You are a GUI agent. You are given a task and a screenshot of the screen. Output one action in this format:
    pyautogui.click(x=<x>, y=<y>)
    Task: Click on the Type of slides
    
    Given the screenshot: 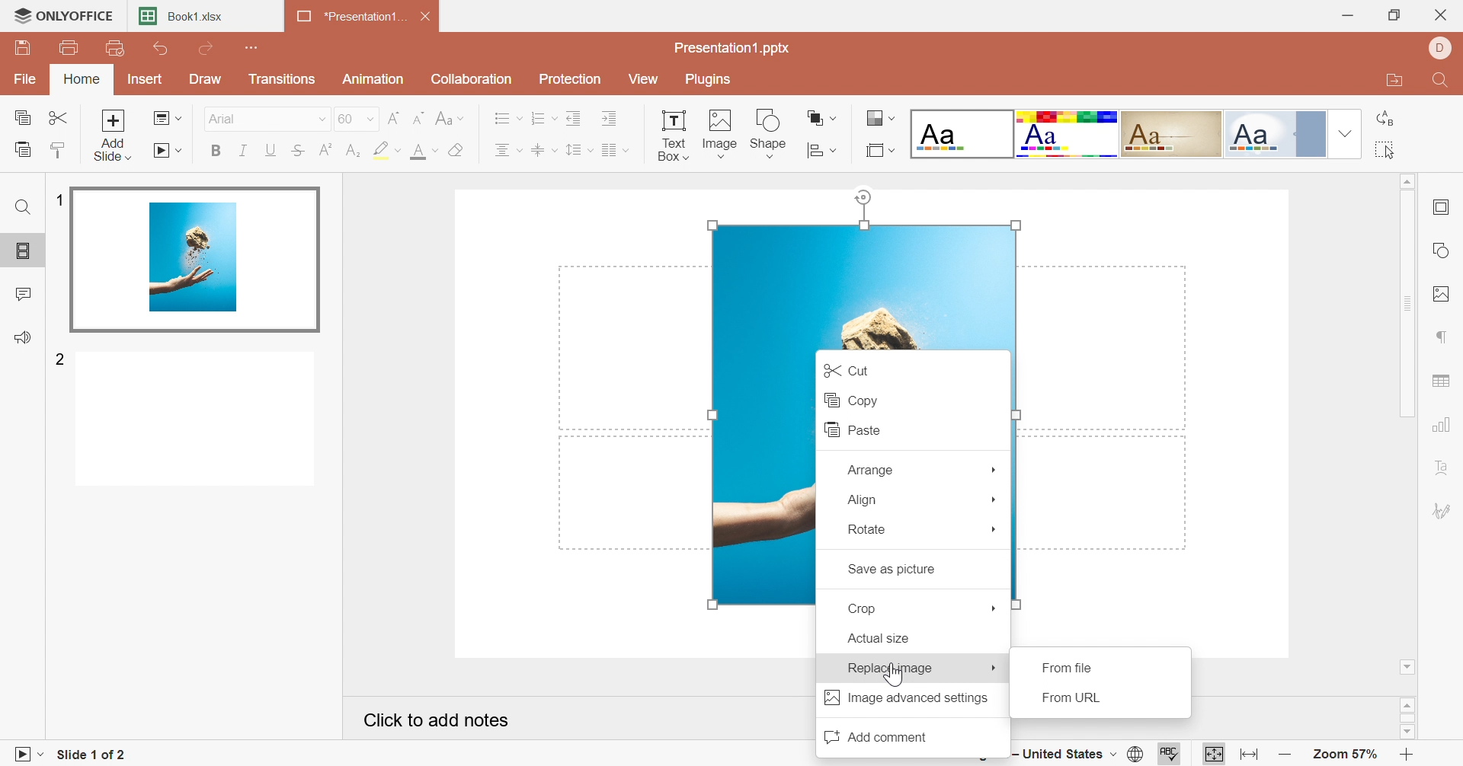 What is the action you would take?
    pyautogui.click(x=1115, y=133)
    